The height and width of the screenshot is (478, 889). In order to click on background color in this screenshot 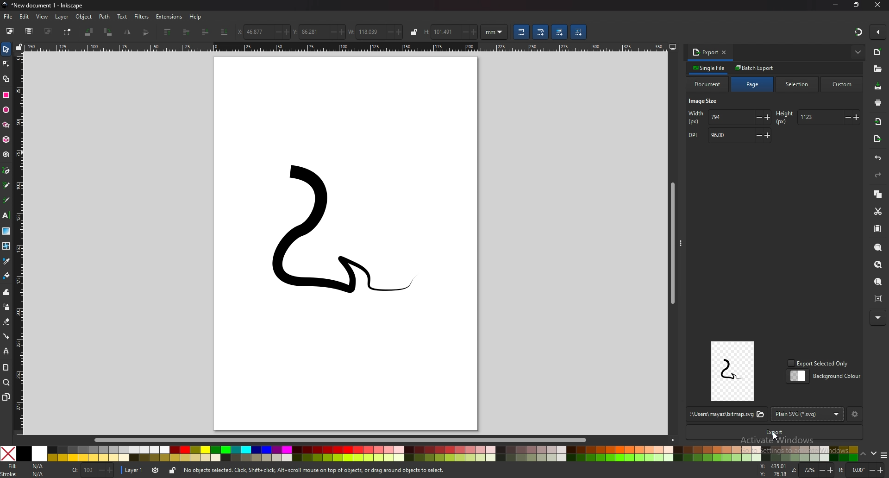, I will do `click(826, 376)`.